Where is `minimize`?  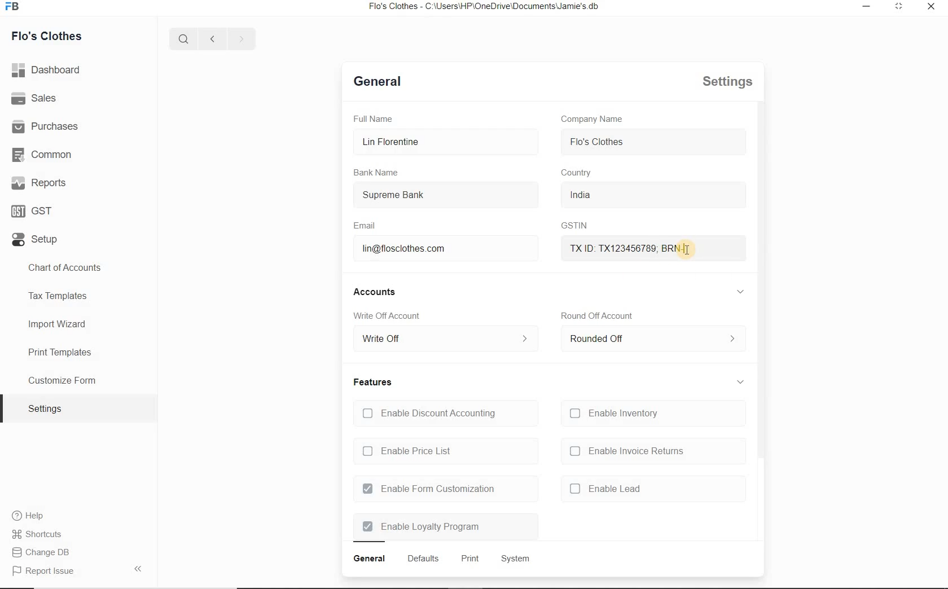 minimize is located at coordinates (899, 8).